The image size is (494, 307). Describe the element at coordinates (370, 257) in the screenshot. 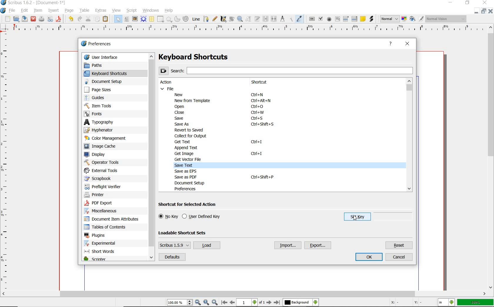

I see `ok` at that location.